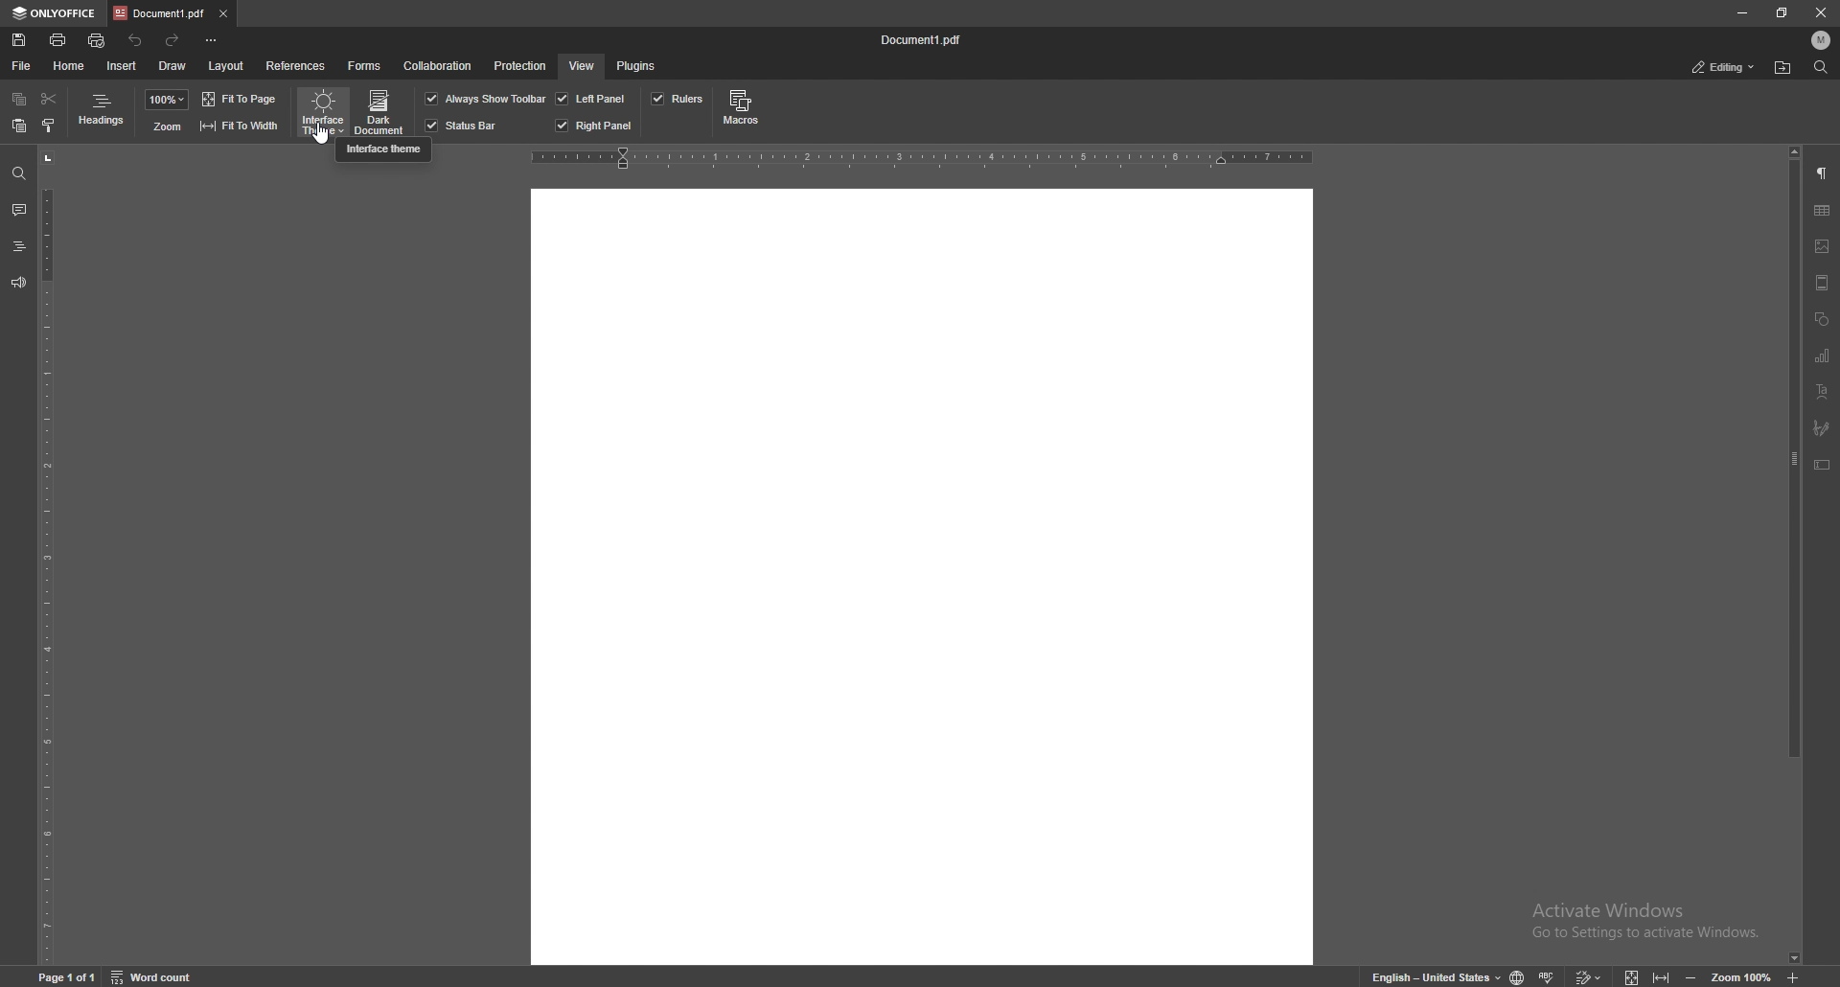 The height and width of the screenshot is (987, 1840). Describe the element at coordinates (1636, 977) in the screenshot. I see `fit to screen` at that location.